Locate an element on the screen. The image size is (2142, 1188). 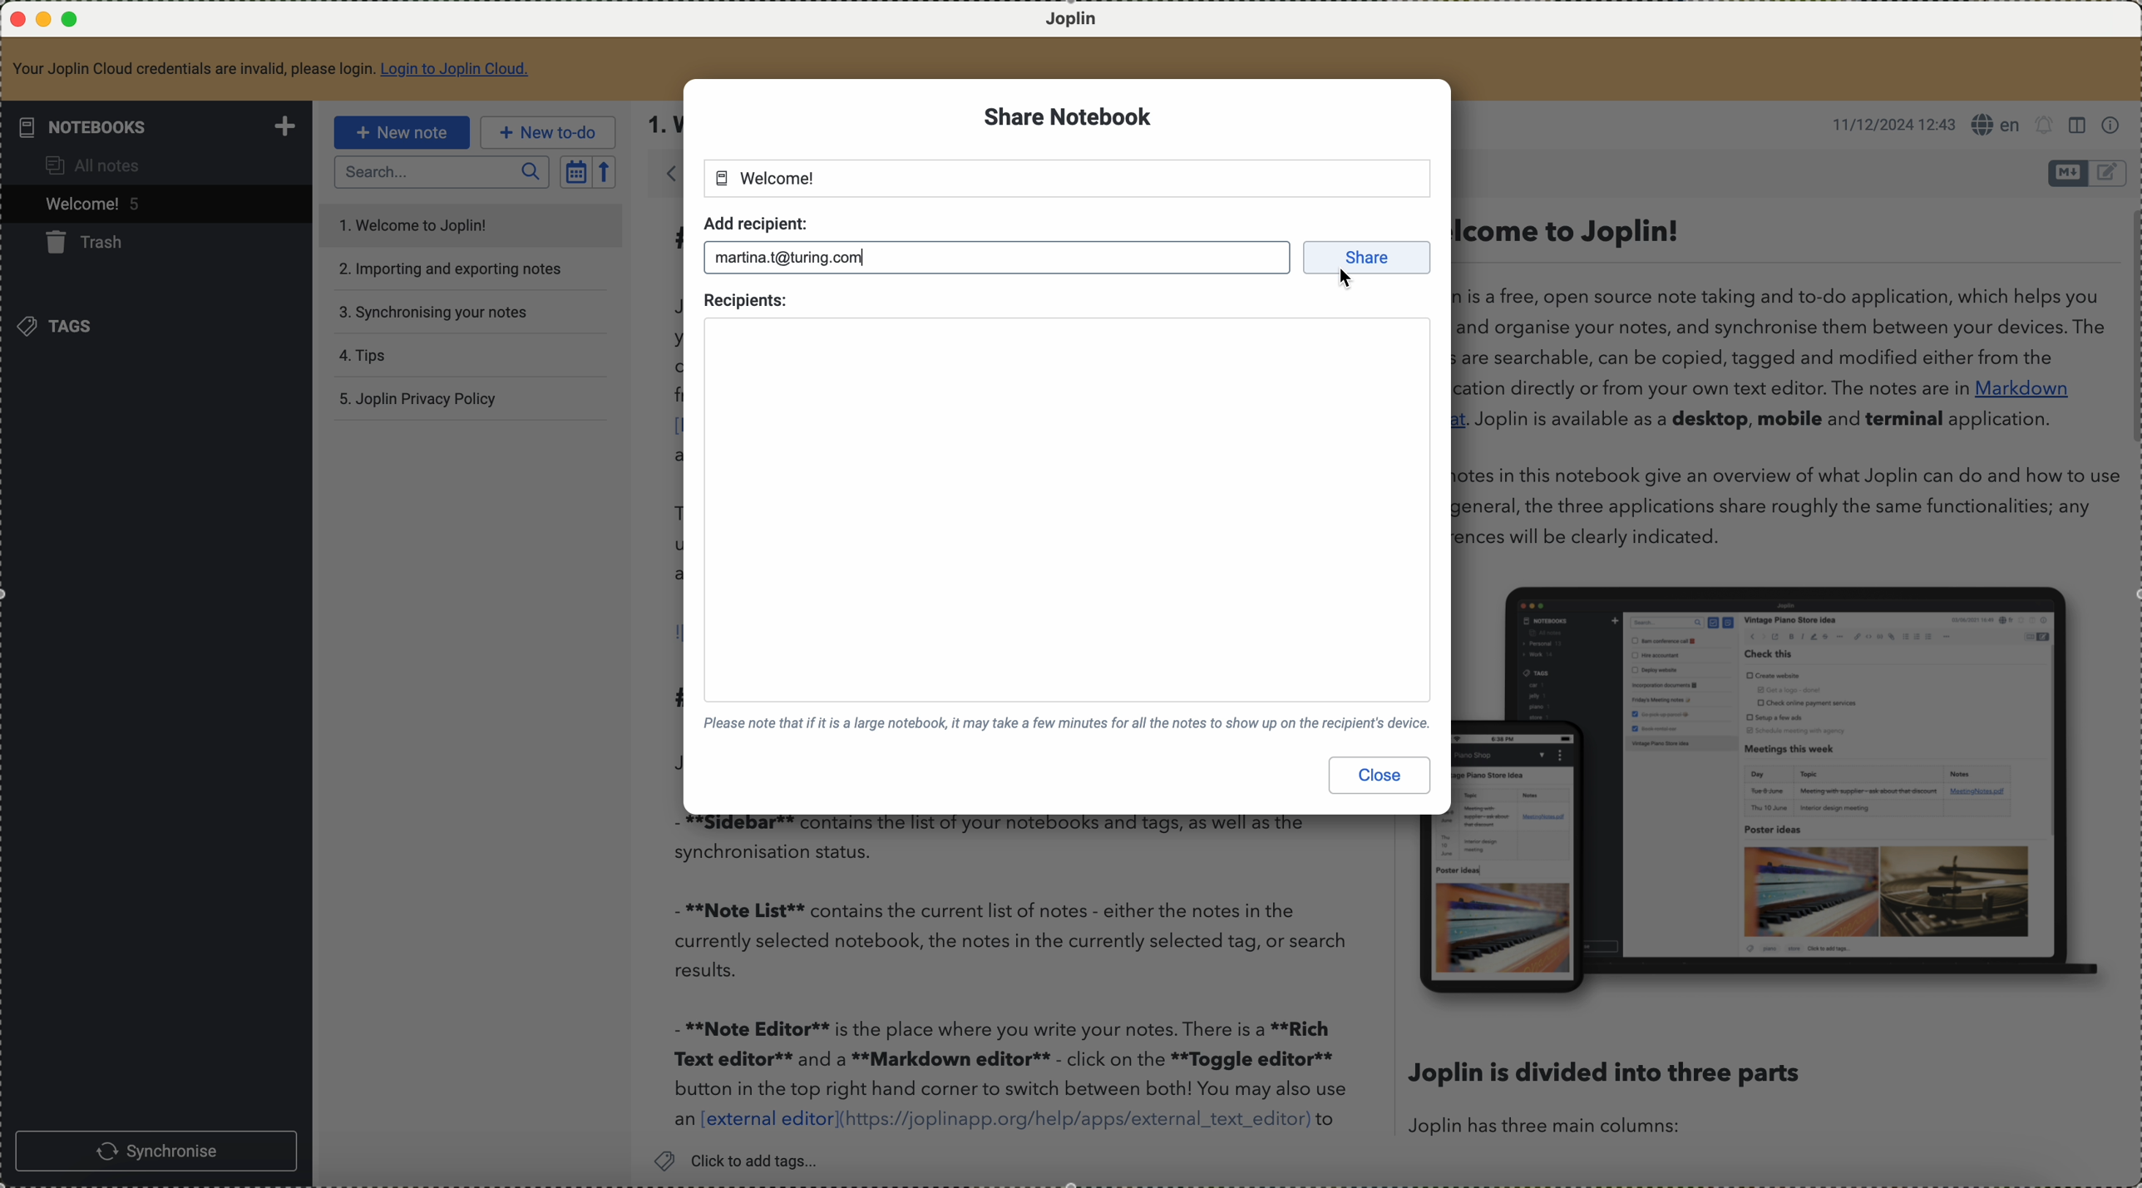
click on welcome note is located at coordinates (154, 207).